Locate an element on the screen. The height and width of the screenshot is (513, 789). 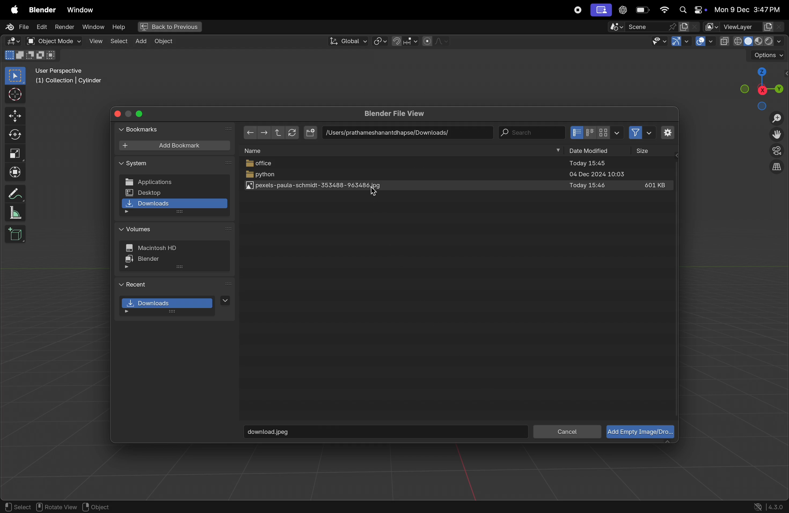
help is located at coordinates (119, 27).